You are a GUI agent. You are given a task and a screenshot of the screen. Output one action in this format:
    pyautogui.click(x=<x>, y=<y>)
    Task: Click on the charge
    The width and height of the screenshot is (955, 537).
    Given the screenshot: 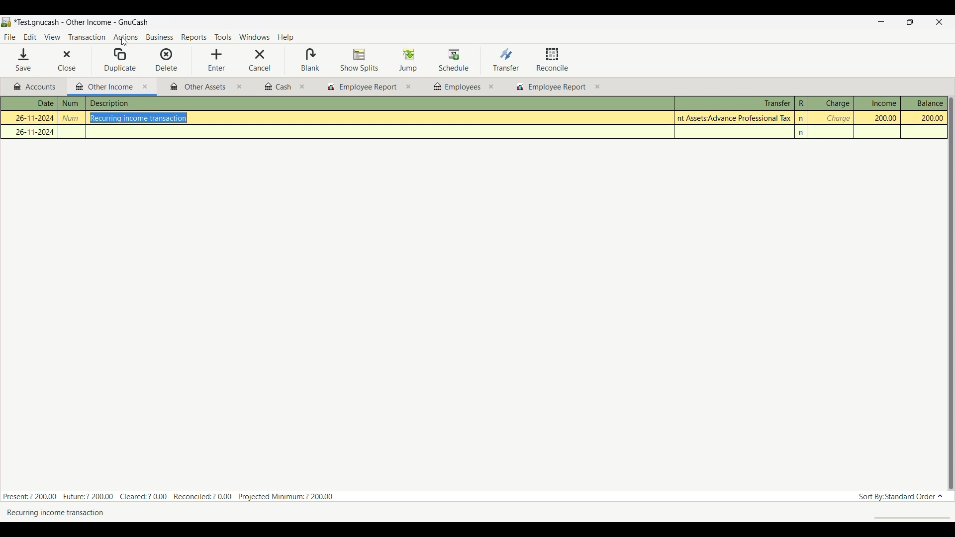 What is the action you would take?
    pyautogui.click(x=837, y=118)
    